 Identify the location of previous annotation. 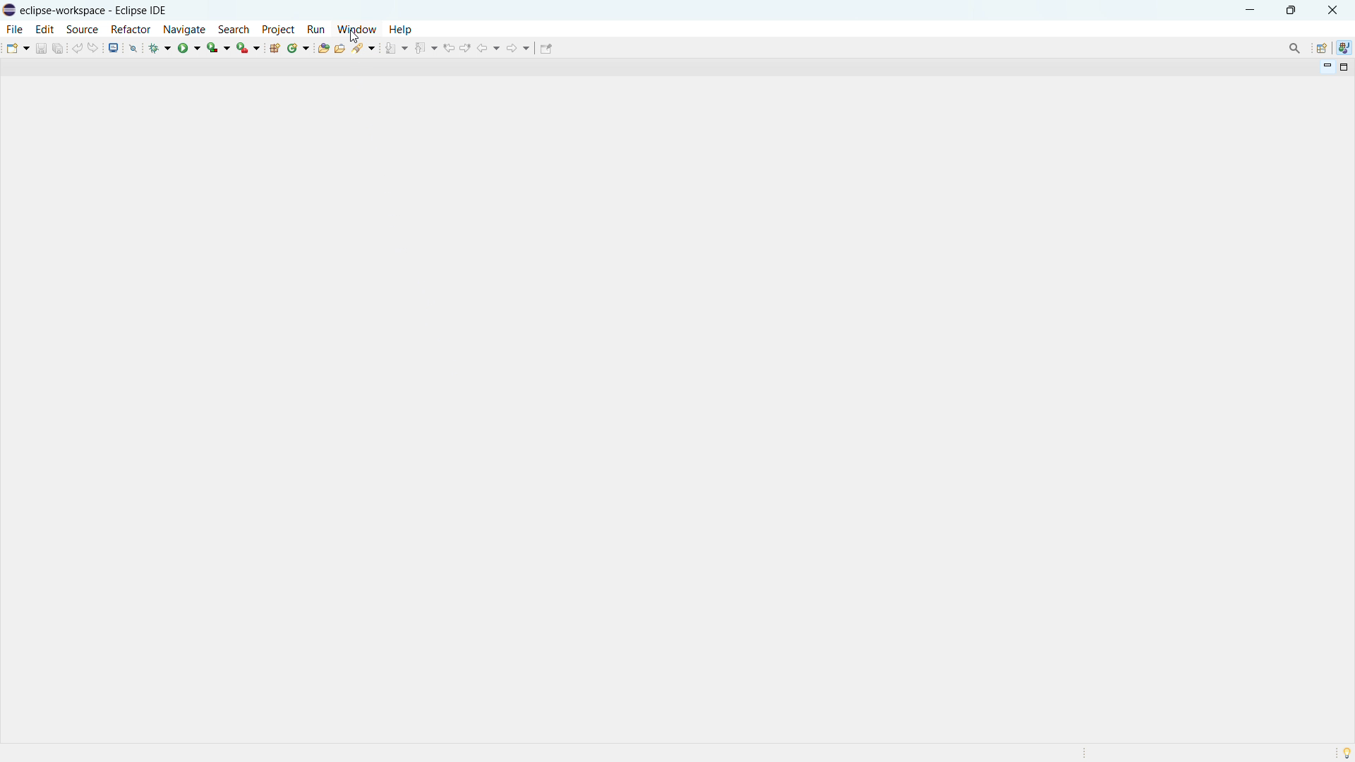
(425, 48).